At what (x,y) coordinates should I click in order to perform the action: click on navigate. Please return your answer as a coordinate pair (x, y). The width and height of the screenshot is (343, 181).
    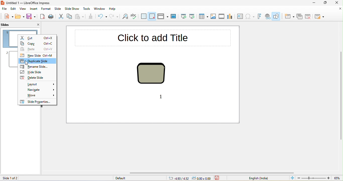
    Looking at the image, I should click on (37, 90).